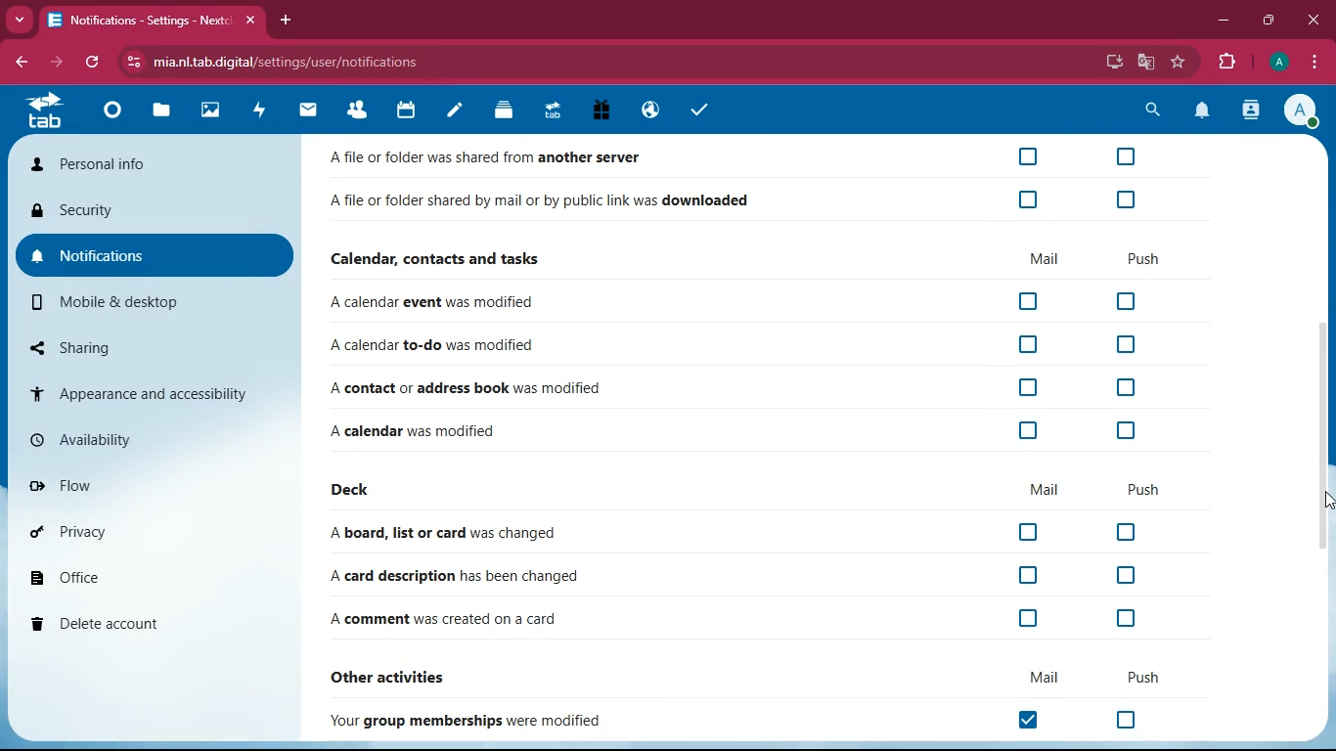 This screenshot has height=751, width=1336. What do you see at coordinates (1137, 676) in the screenshot?
I see `push` at bounding box center [1137, 676].